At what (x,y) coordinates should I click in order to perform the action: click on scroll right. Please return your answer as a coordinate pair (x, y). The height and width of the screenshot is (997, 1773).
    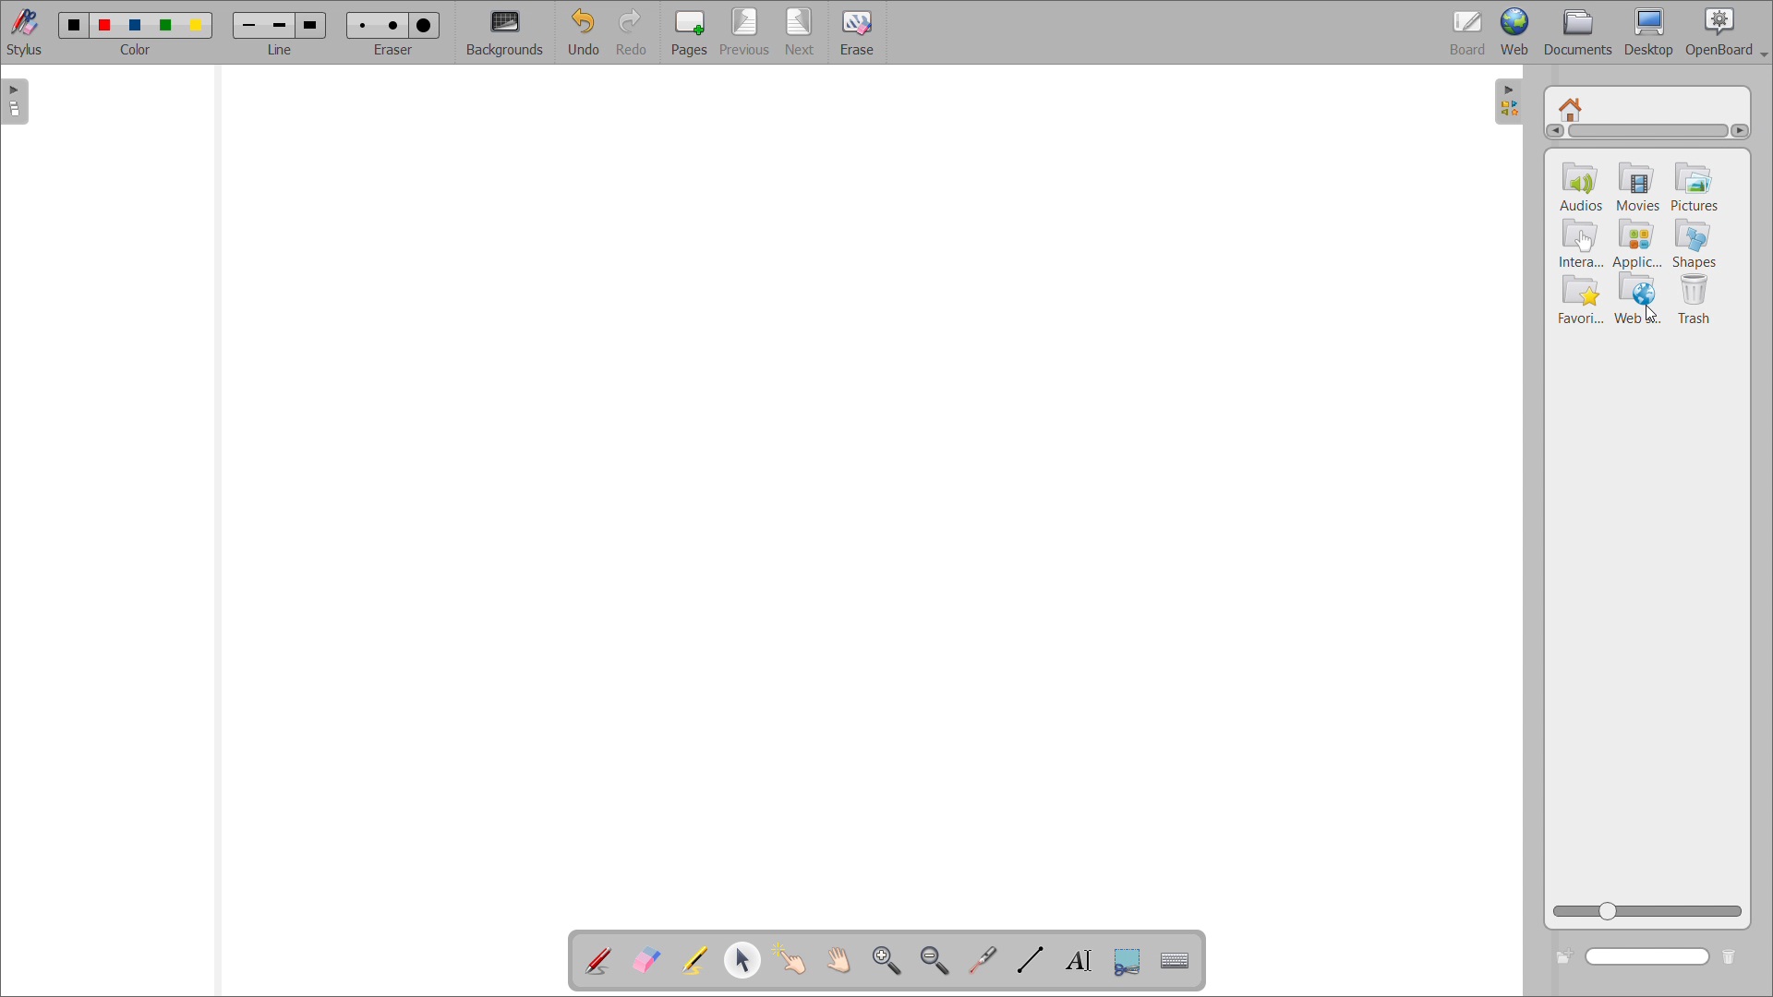
    Looking at the image, I should click on (1739, 130).